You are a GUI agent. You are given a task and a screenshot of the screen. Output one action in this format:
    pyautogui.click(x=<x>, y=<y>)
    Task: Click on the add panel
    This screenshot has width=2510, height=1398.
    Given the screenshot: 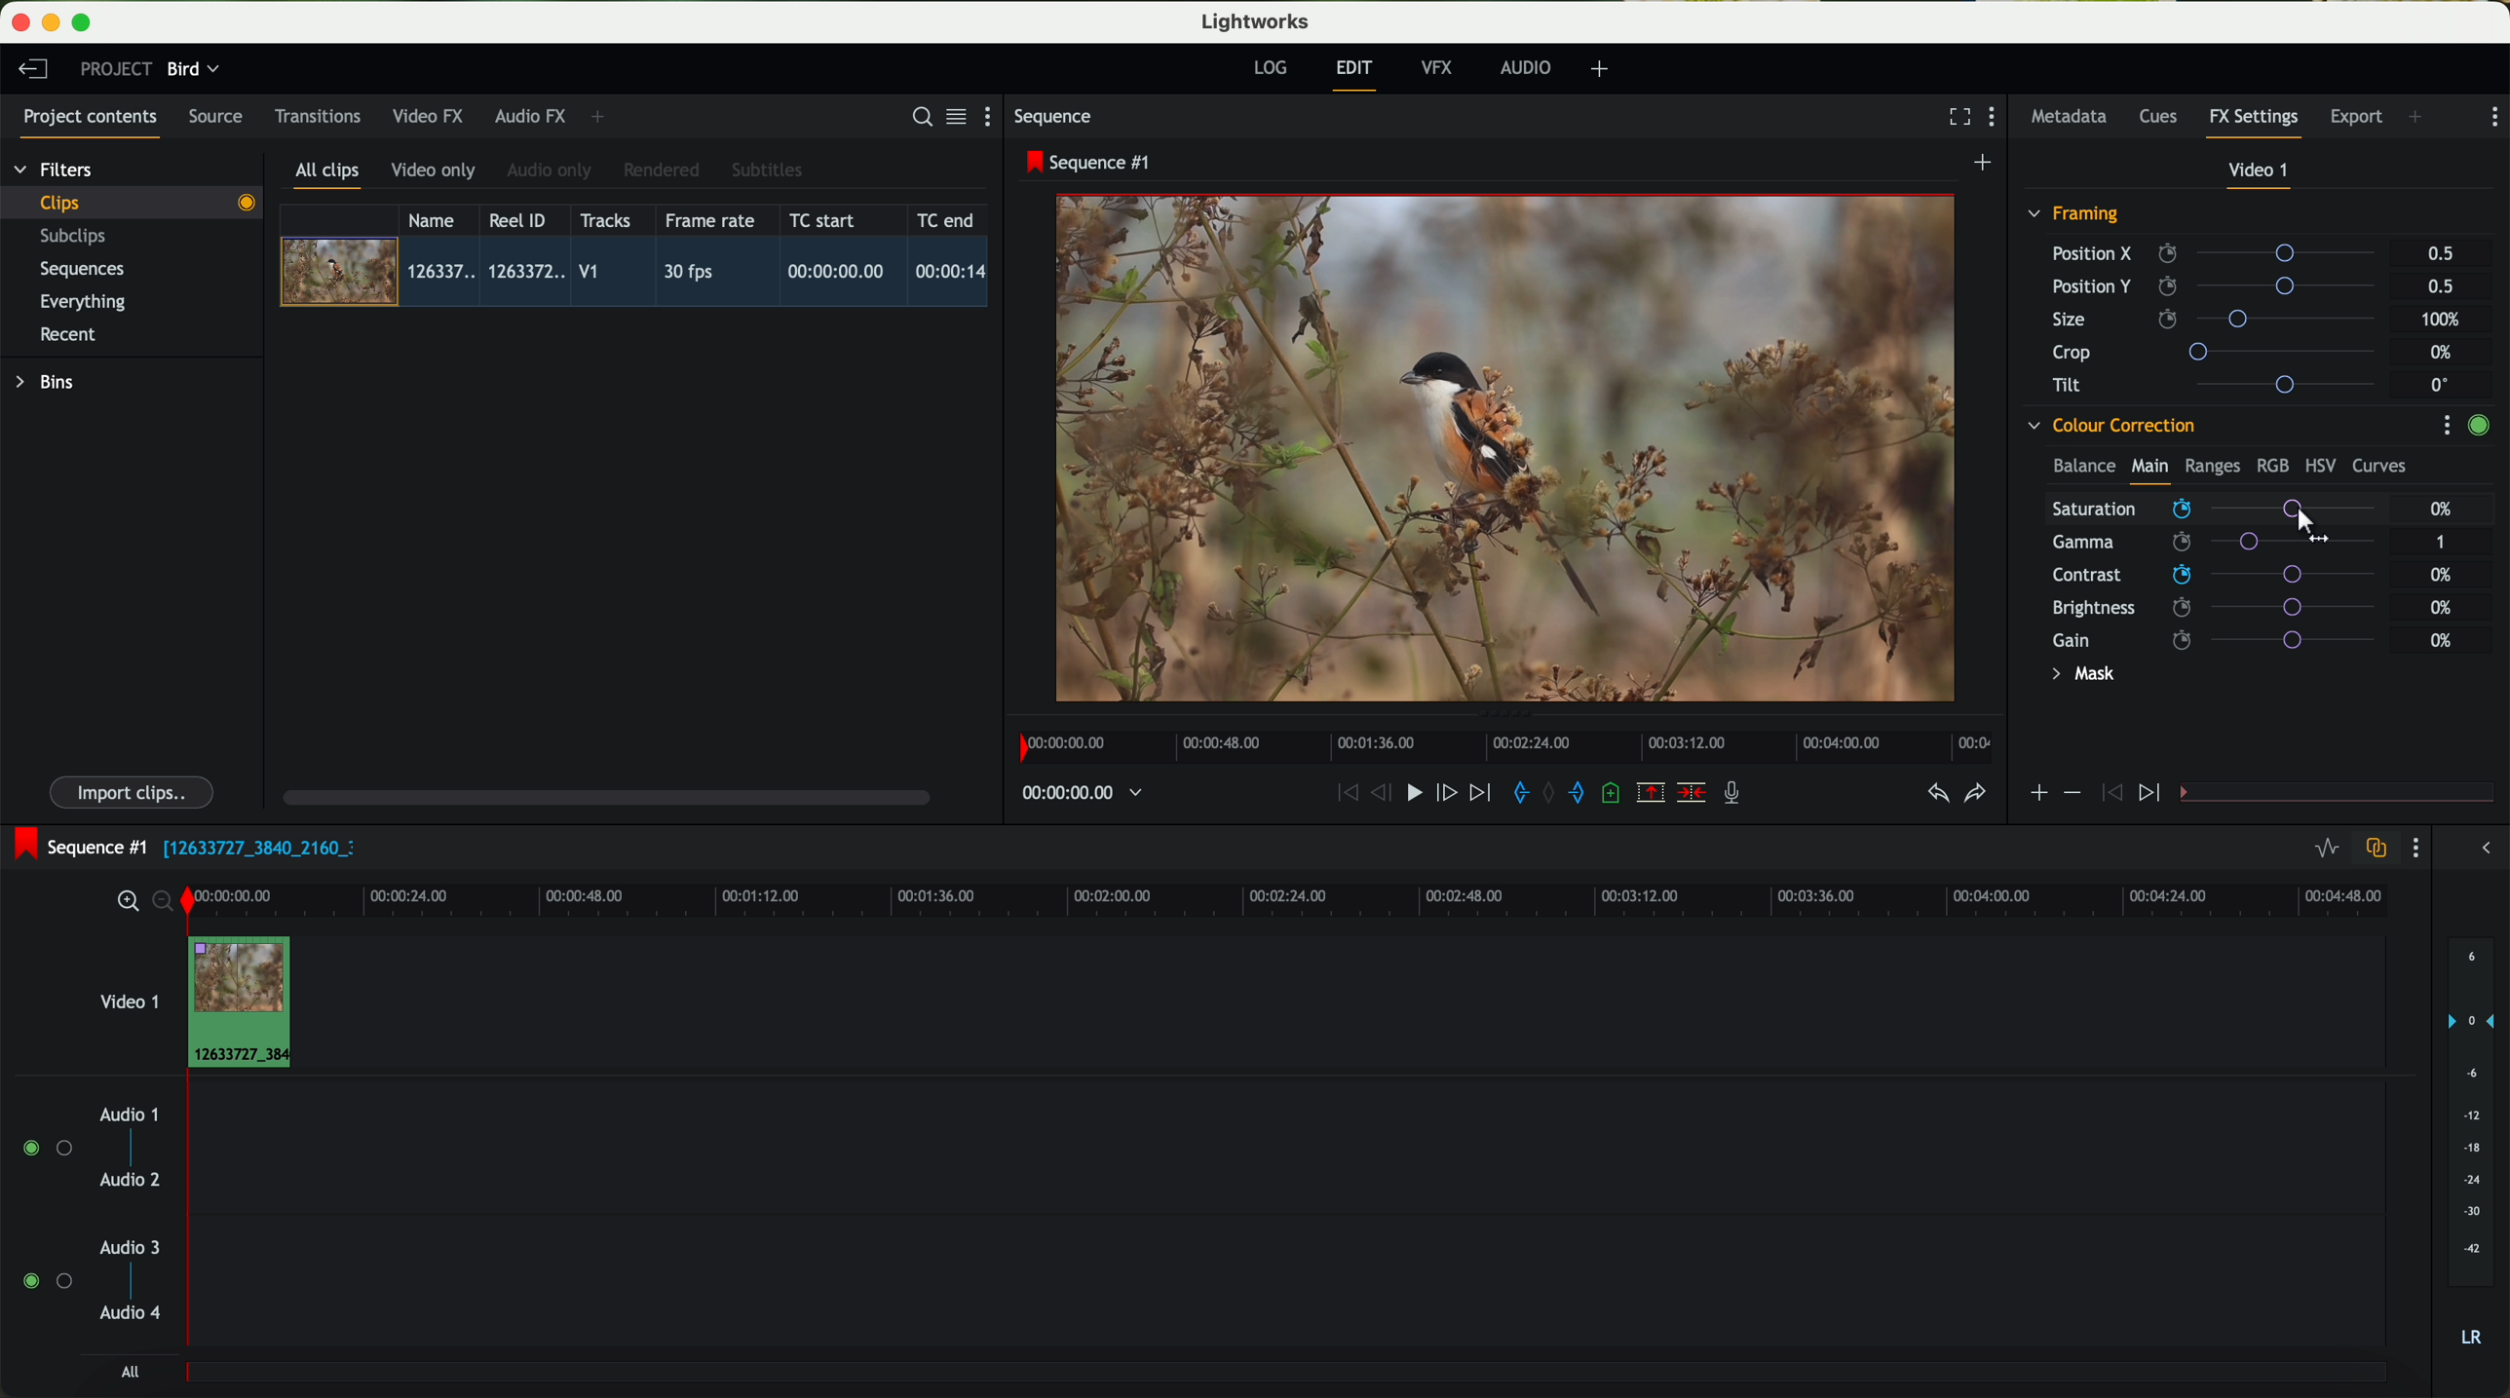 What is the action you would take?
    pyautogui.click(x=2420, y=119)
    